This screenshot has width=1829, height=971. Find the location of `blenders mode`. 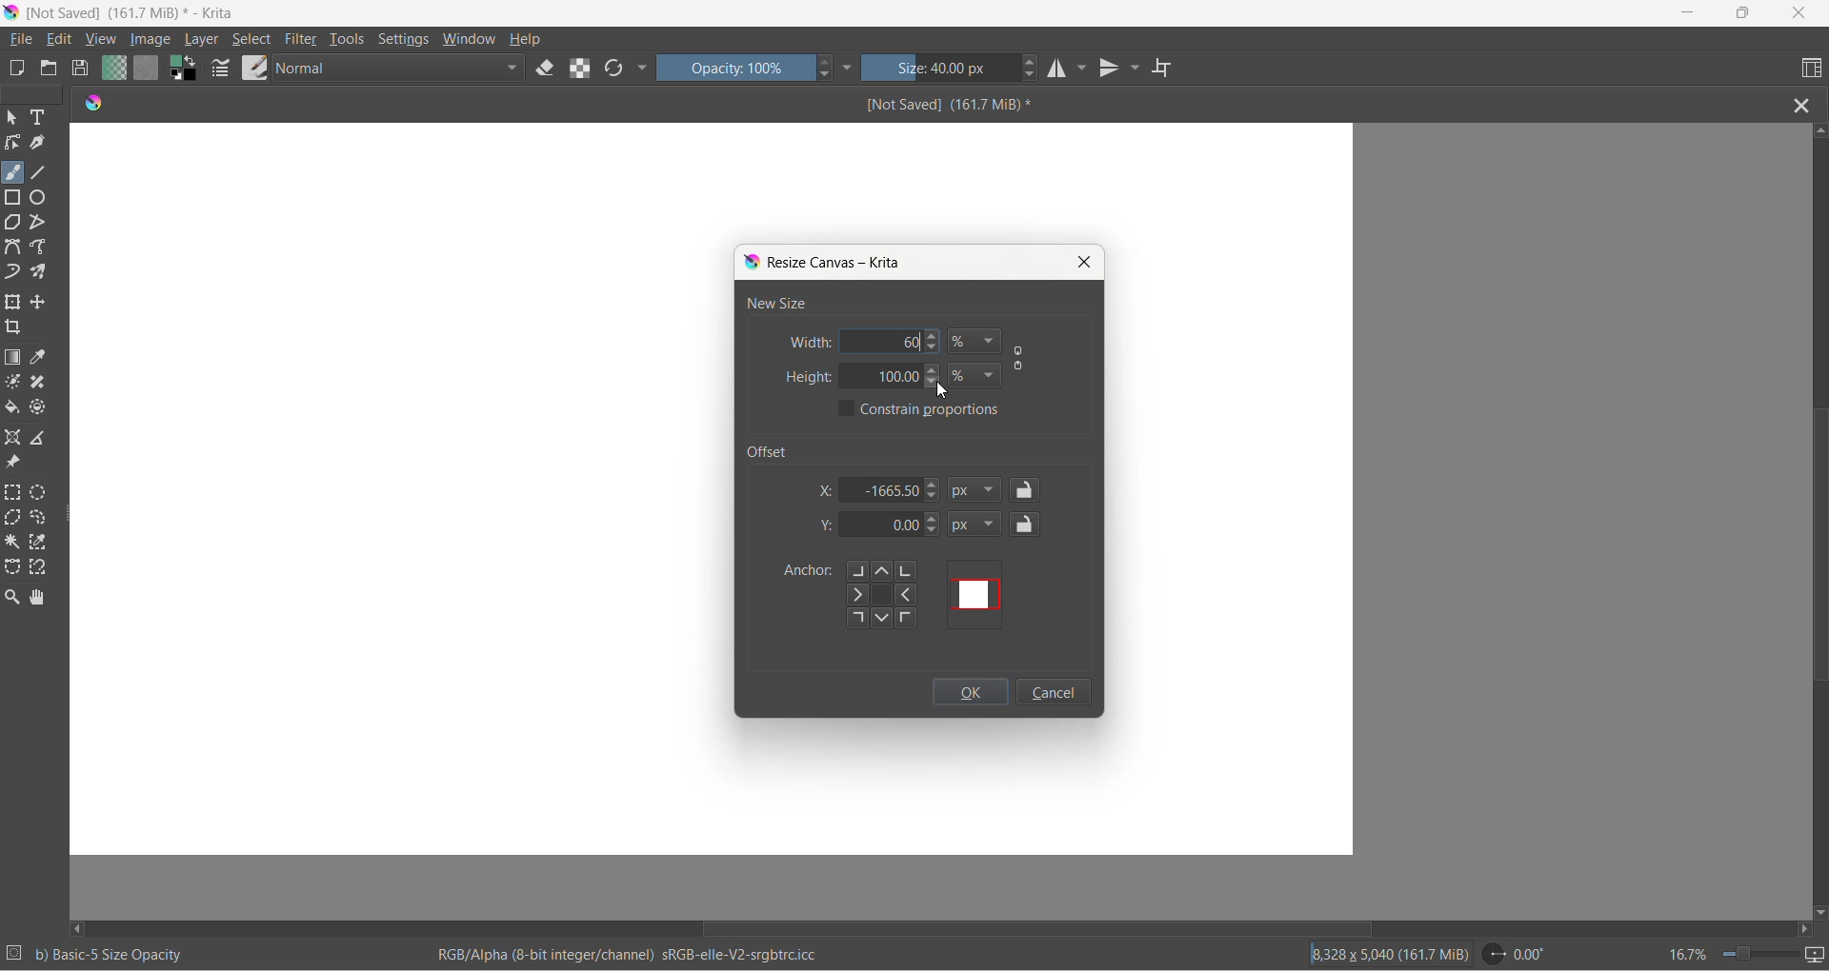

blenders mode is located at coordinates (401, 70).